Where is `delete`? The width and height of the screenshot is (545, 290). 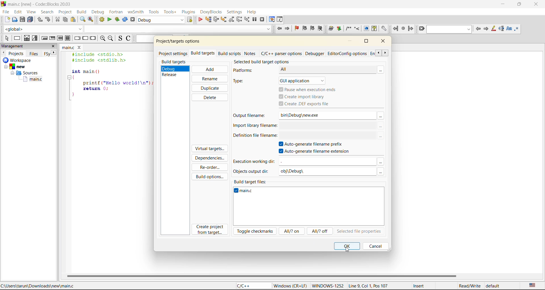
delete is located at coordinates (211, 97).